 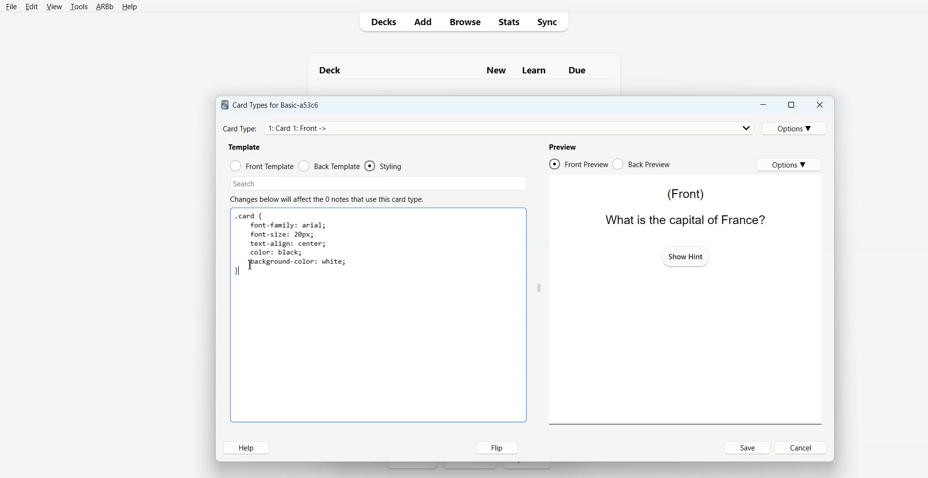 I want to click on Sync, so click(x=550, y=21).